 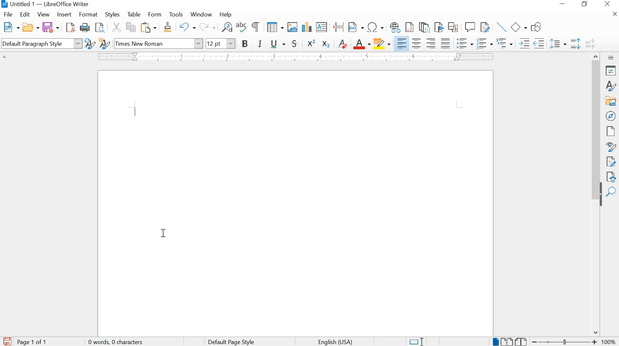 I want to click on INSERT HYPERLINK, so click(x=395, y=27).